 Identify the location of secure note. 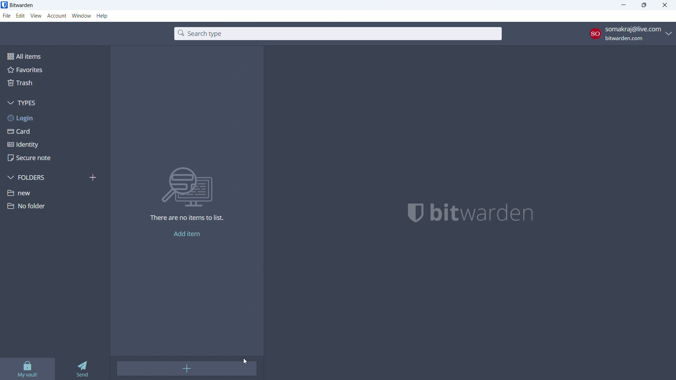
(55, 158).